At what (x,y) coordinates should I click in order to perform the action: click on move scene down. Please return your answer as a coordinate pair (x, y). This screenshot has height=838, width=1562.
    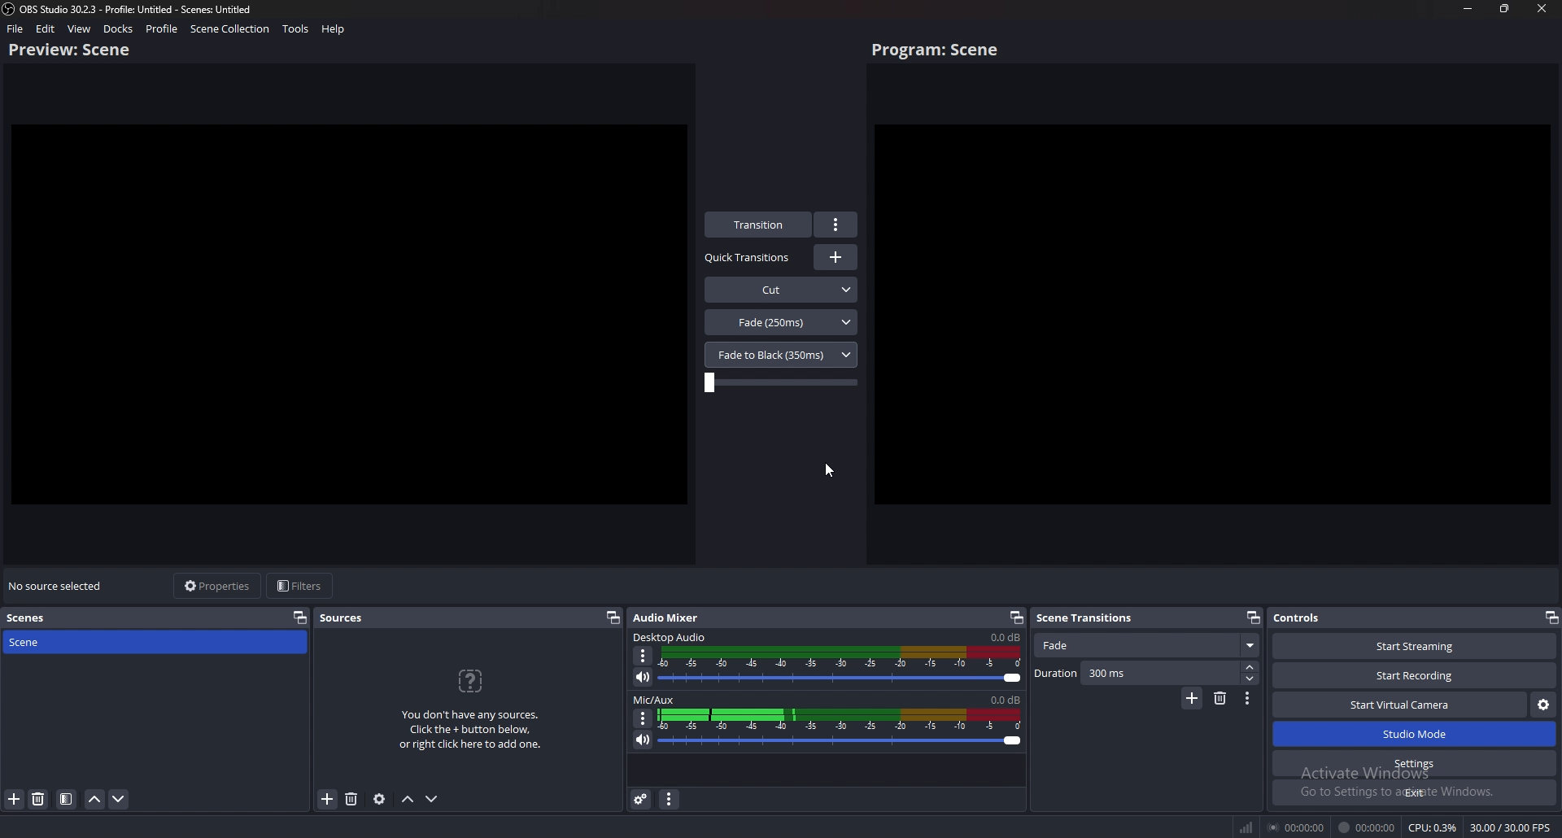
    Looking at the image, I should click on (120, 801).